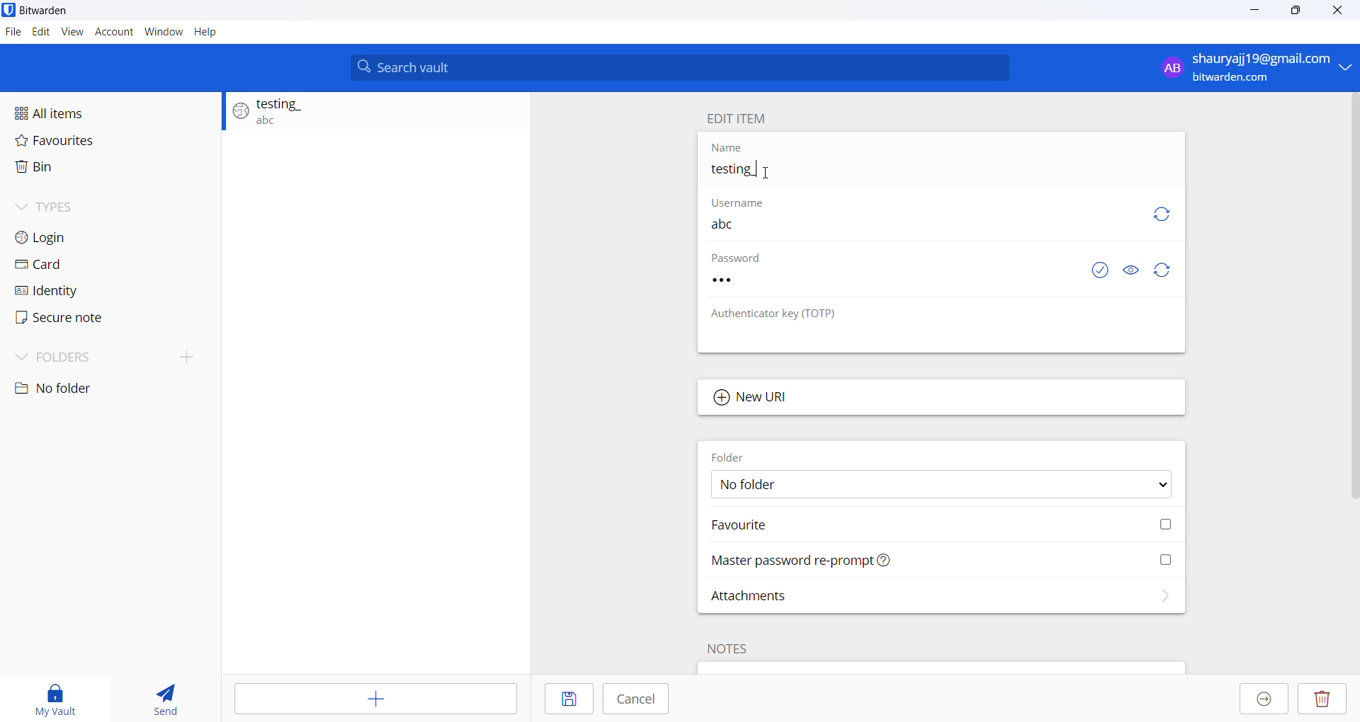 The image size is (1360, 722). Describe the element at coordinates (934, 171) in the screenshot. I see `Entry name input` at that location.